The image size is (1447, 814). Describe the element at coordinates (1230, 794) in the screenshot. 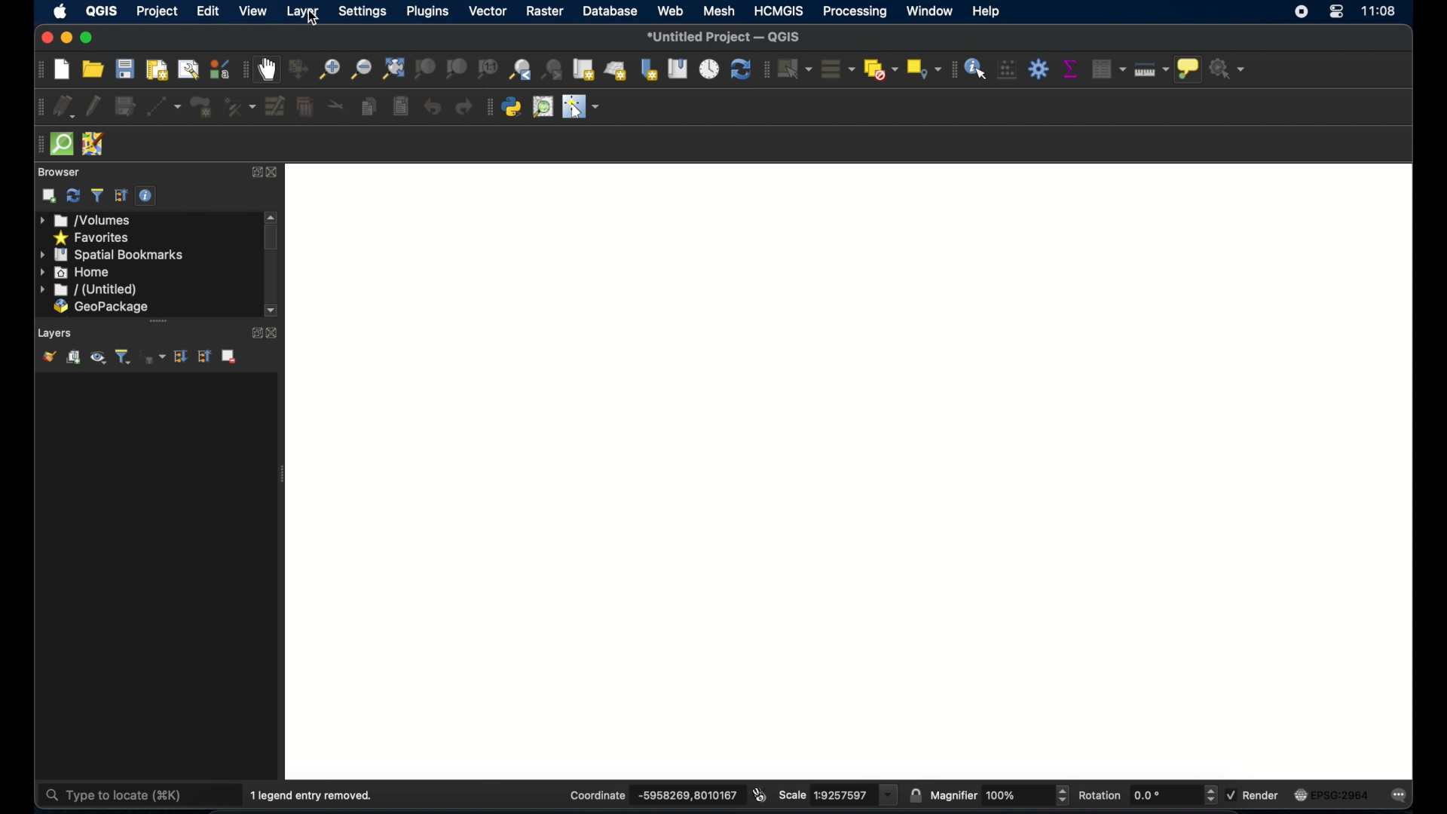

I see `checkbox` at that location.